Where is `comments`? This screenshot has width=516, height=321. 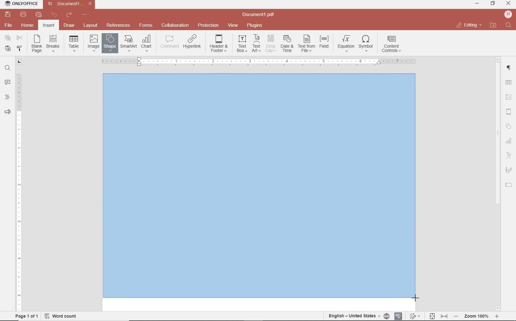
comments is located at coordinates (7, 83).